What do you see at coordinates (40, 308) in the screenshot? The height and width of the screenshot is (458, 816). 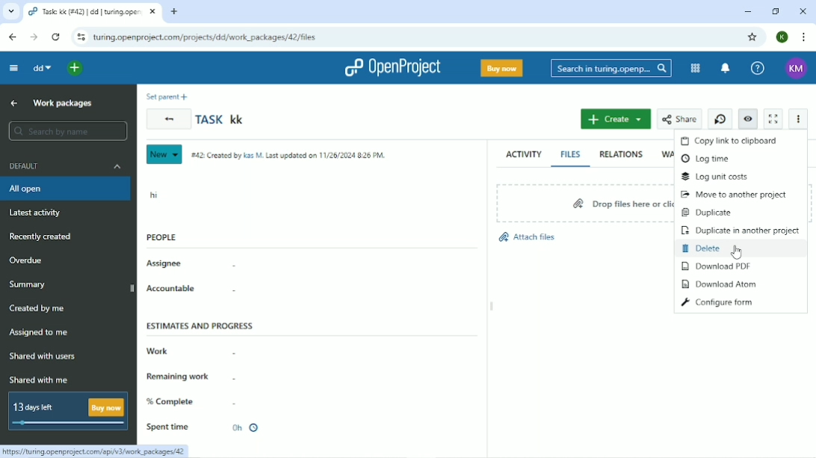 I see `Created by me` at bounding box center [40, 308].